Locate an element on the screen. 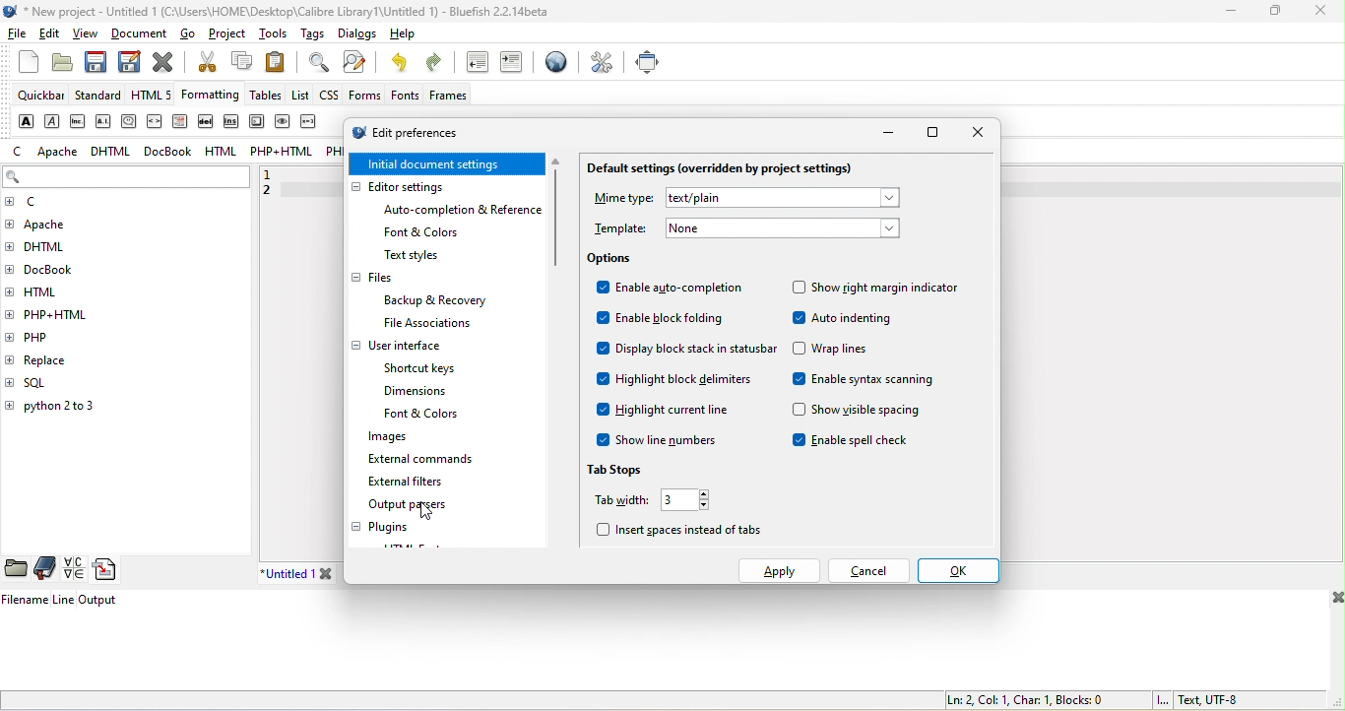 The image size is (1345, 711). maximize is located at coordinates (933, 135).